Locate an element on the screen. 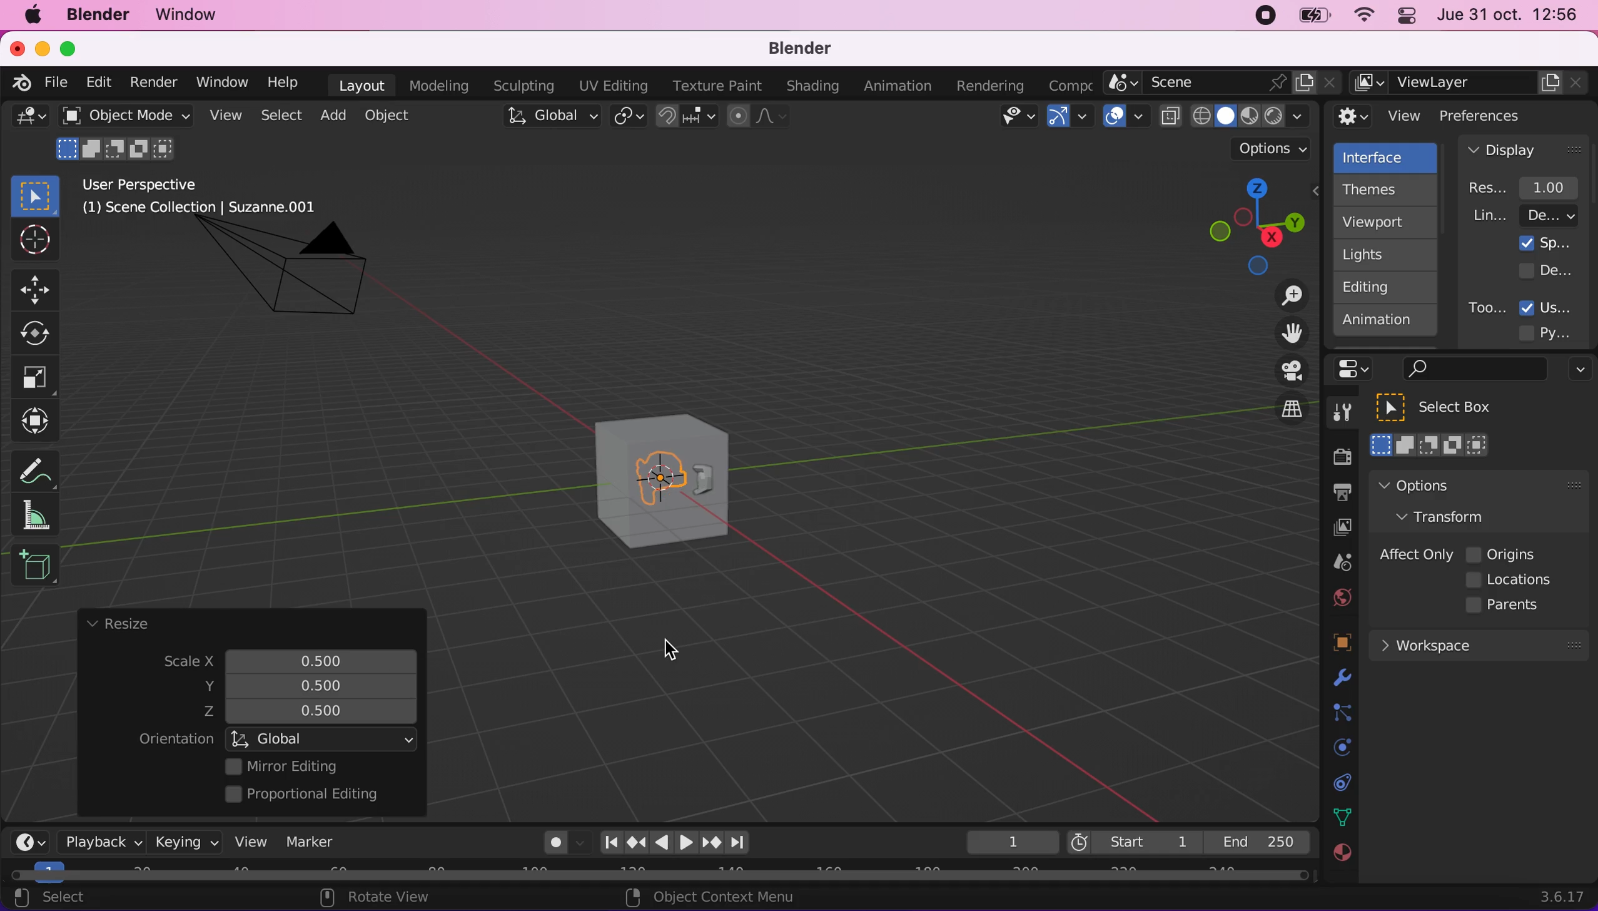  line width is located at coordinates (1524, 215).